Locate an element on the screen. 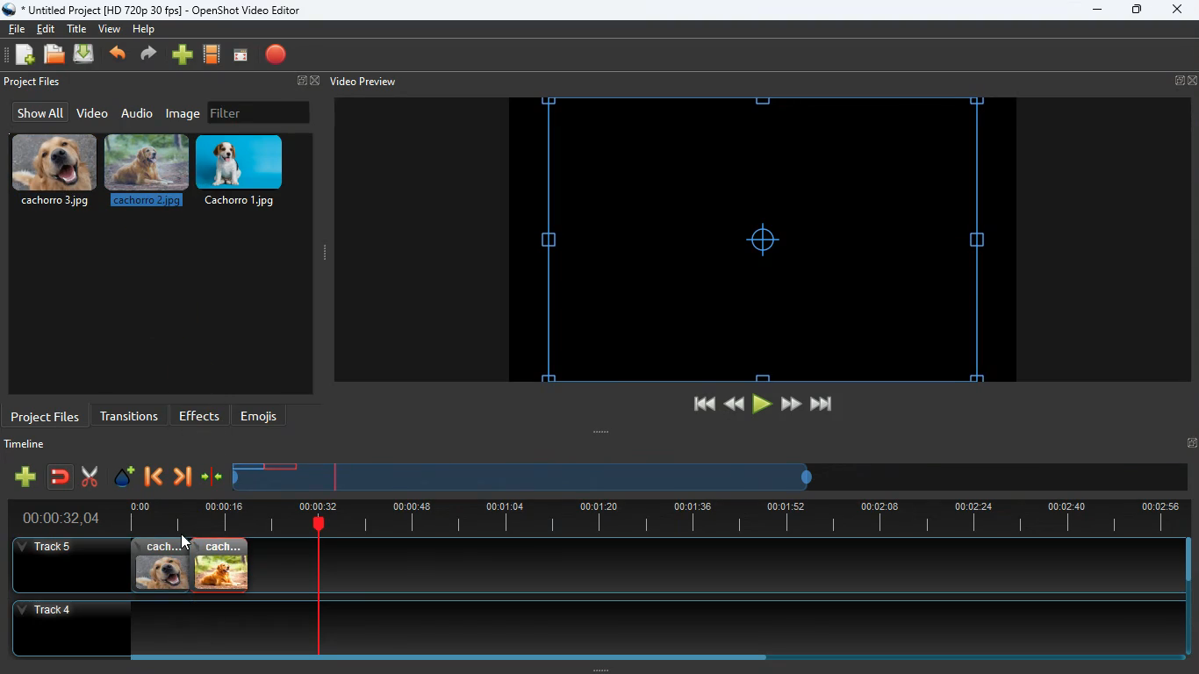  timeline is located at coordinates (650, 518).